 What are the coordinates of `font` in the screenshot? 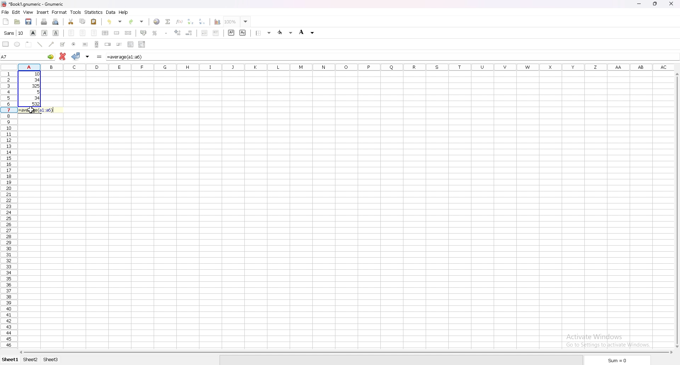 It's located at (14, 33).